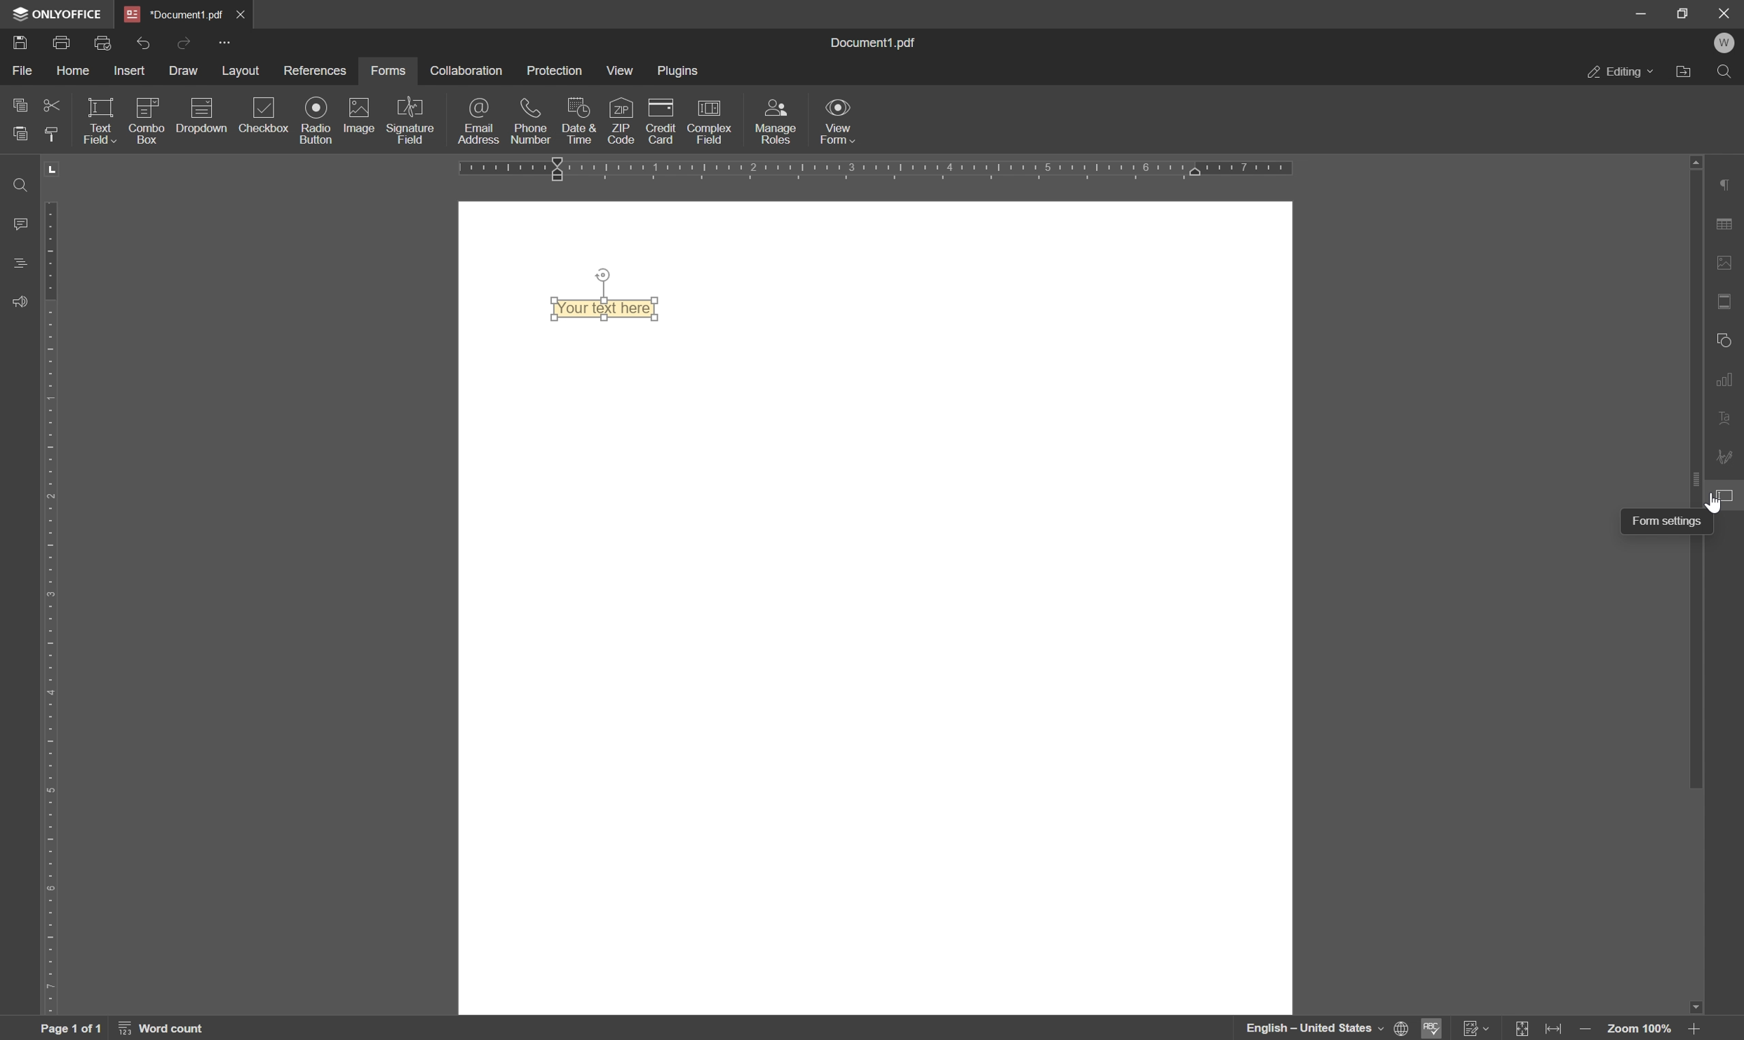 This screenshot has height=1040, width=1744. What do you see at coordinates (607, 307) in the screenshot?
I see `Text field` at bounding box center [607, 307].